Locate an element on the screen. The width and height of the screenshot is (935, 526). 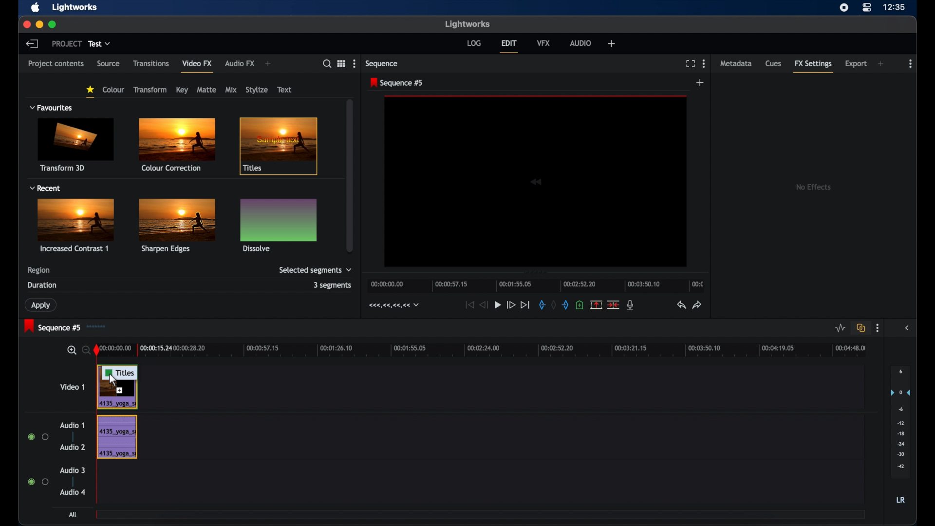
more options is located at coordinates (704, 63).